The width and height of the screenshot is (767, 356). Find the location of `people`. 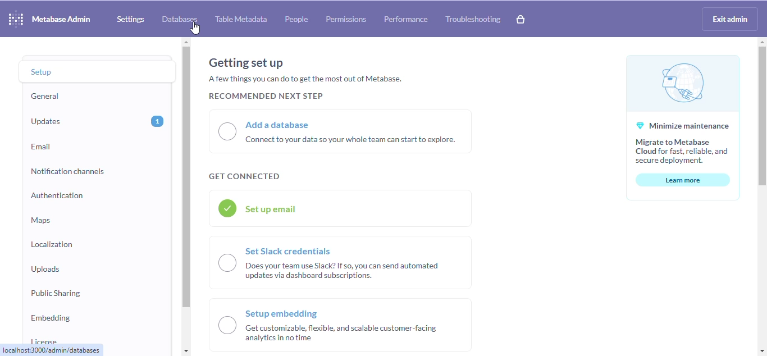

people is located at coordinates (296, 19).